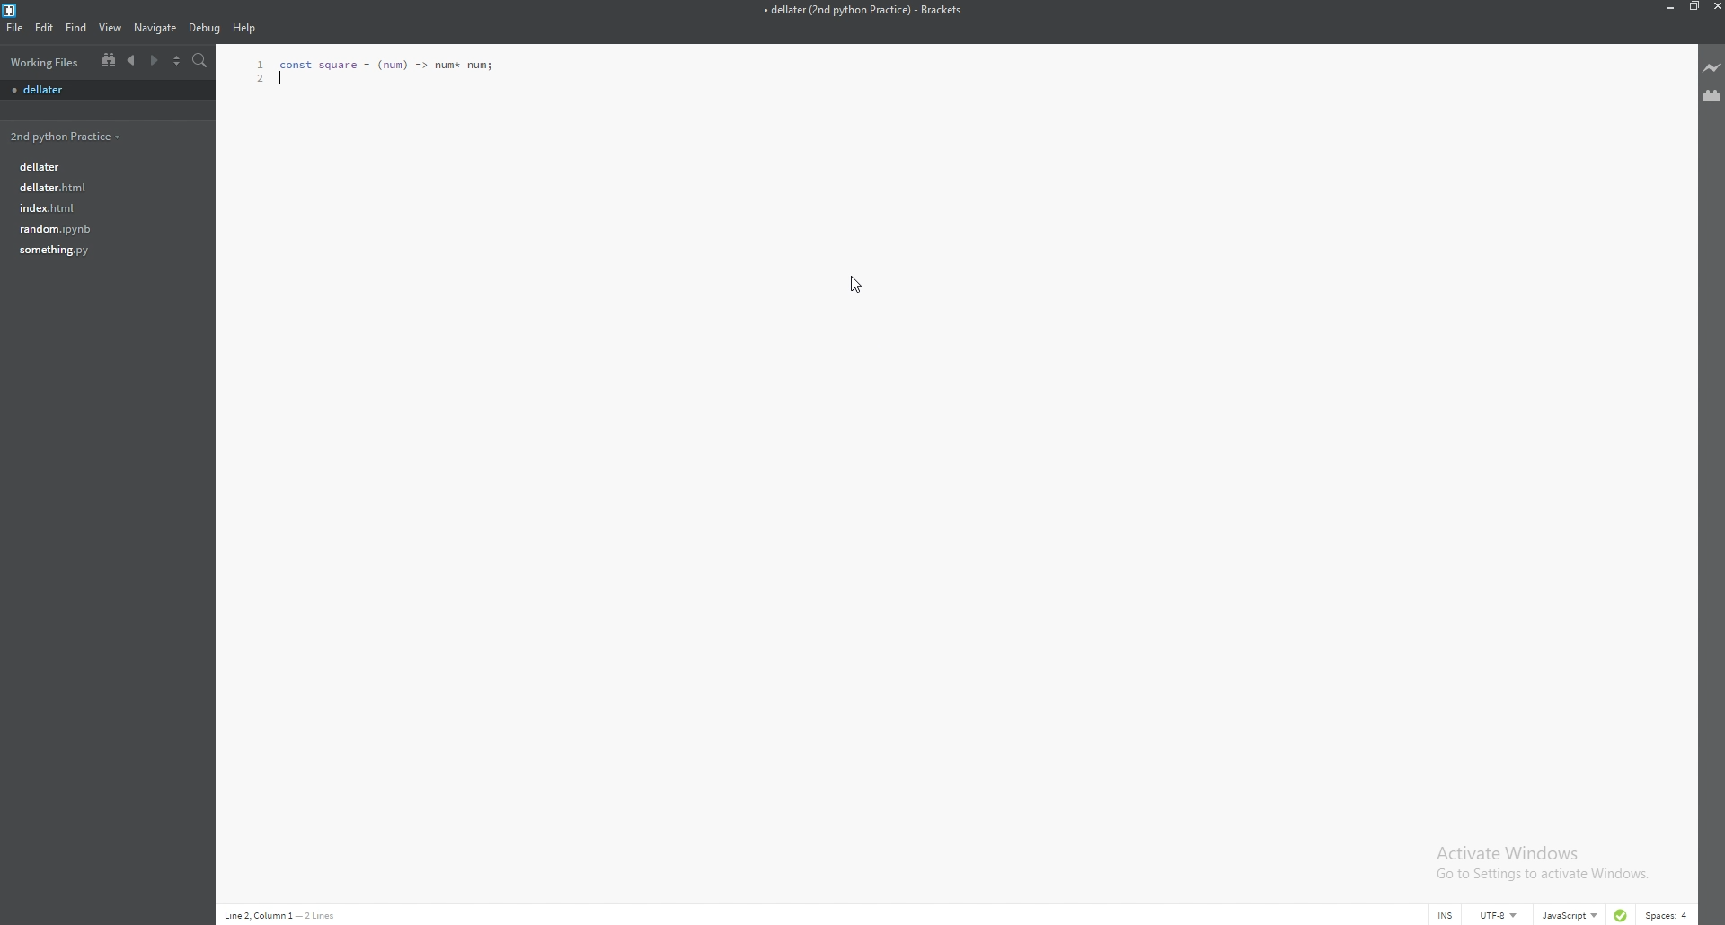 The width and height of the screenshot is (1725, 925). Describe the element at coordinates (1668, 914) in the screenshot. I see `spaces` at that location.